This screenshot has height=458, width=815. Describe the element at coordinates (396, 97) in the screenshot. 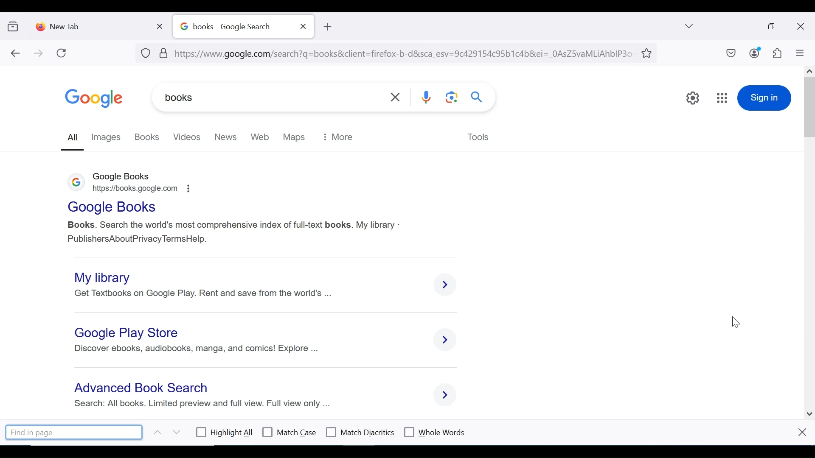

I see `clear search` at that location.